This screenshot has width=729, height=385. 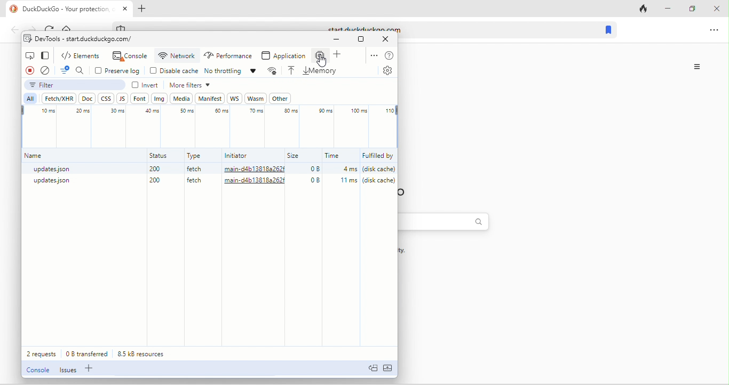 I want to click on 100 ms, so click(x=359, y=113).